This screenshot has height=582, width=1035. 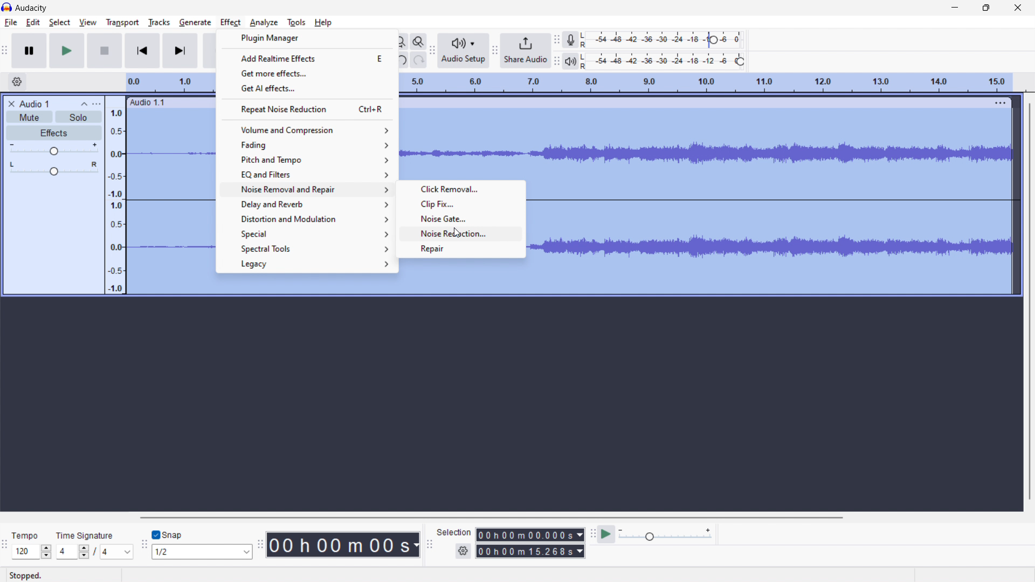 I want to click on select, so click(x=60, y=23).